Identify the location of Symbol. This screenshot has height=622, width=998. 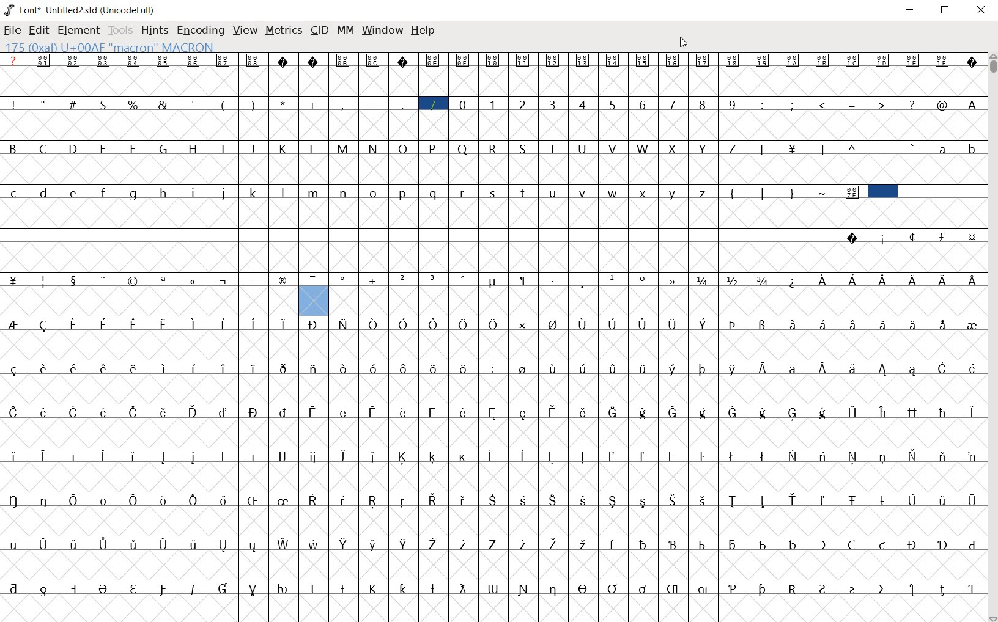
(465, 411).